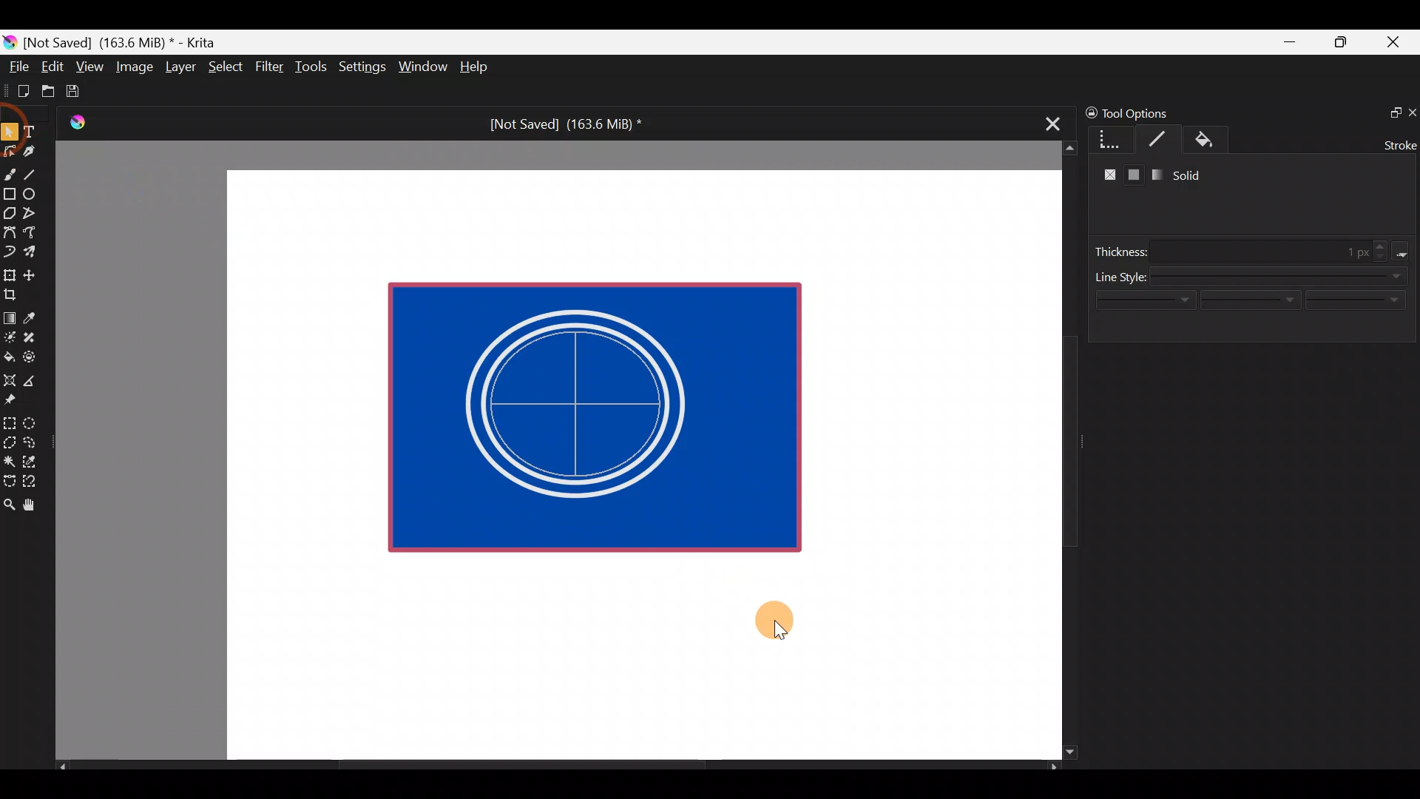 The image size is (1420, 799). Describe the element at coordinates (1048, 121) in the screenshot. I see `Close tab` at that location.